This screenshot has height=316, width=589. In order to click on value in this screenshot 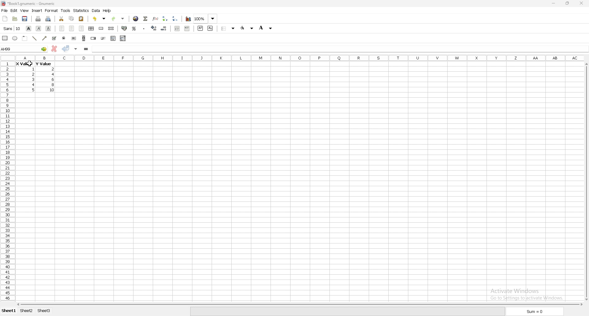, I will do `click(34, 90)`.